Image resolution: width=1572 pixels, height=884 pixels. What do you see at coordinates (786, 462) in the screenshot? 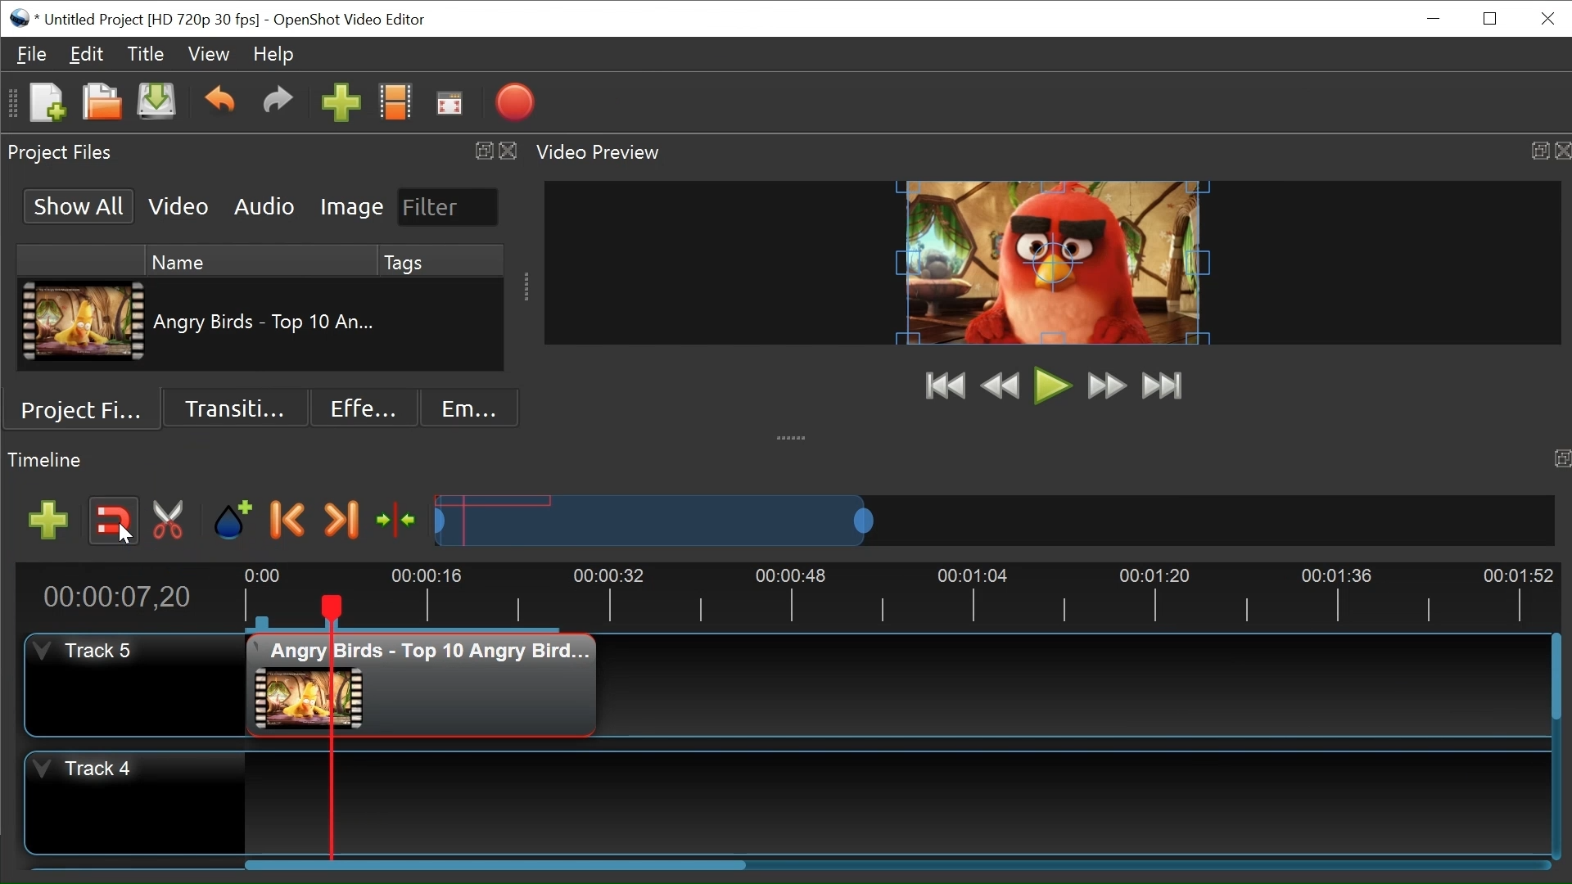
I see `Timeline Panel` at bounding box center [786, 462].